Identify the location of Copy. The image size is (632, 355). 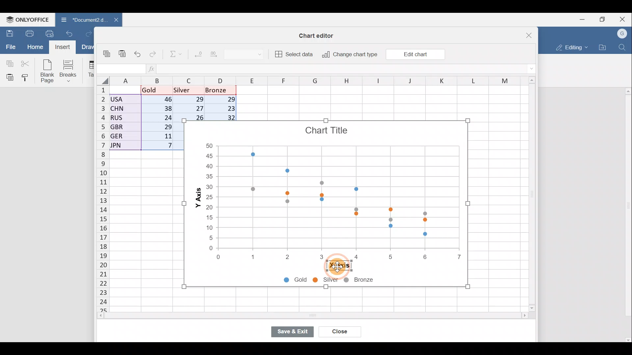
(107, 51).